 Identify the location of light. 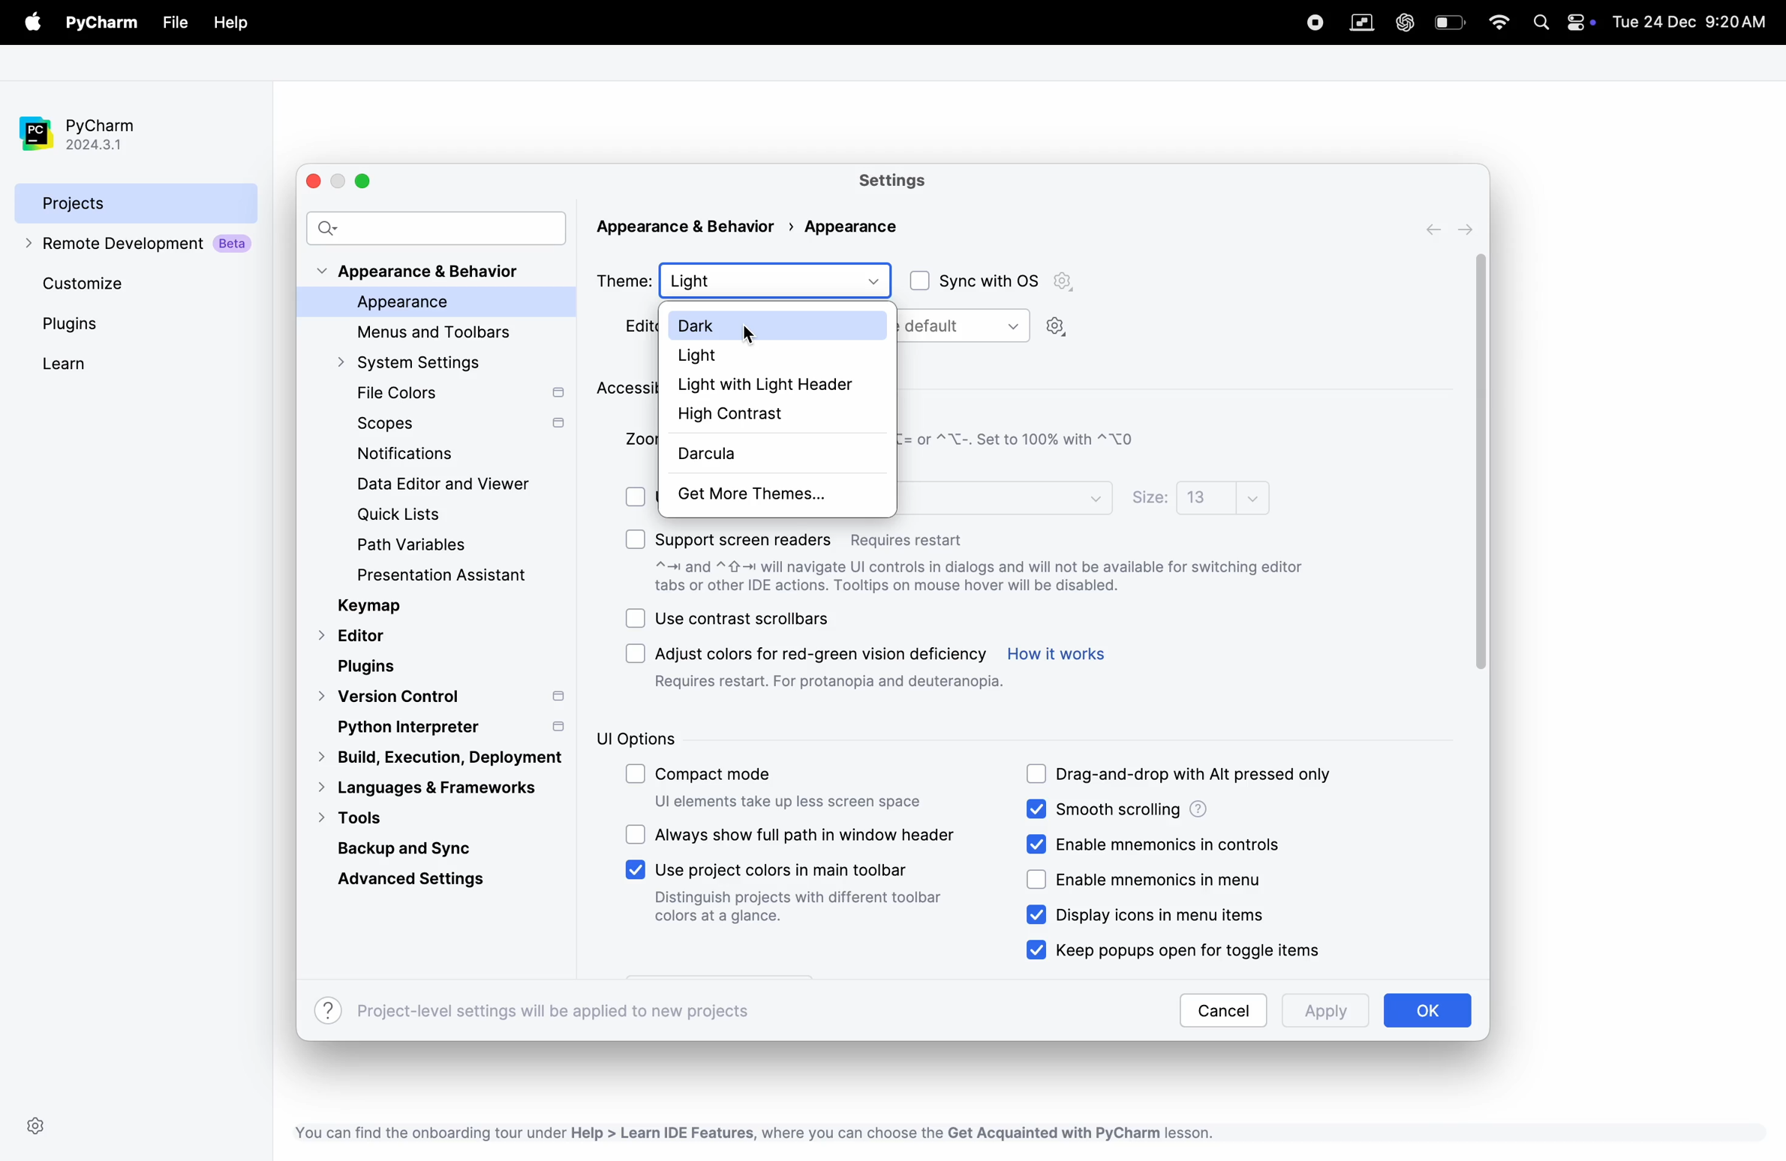
(778, 354).